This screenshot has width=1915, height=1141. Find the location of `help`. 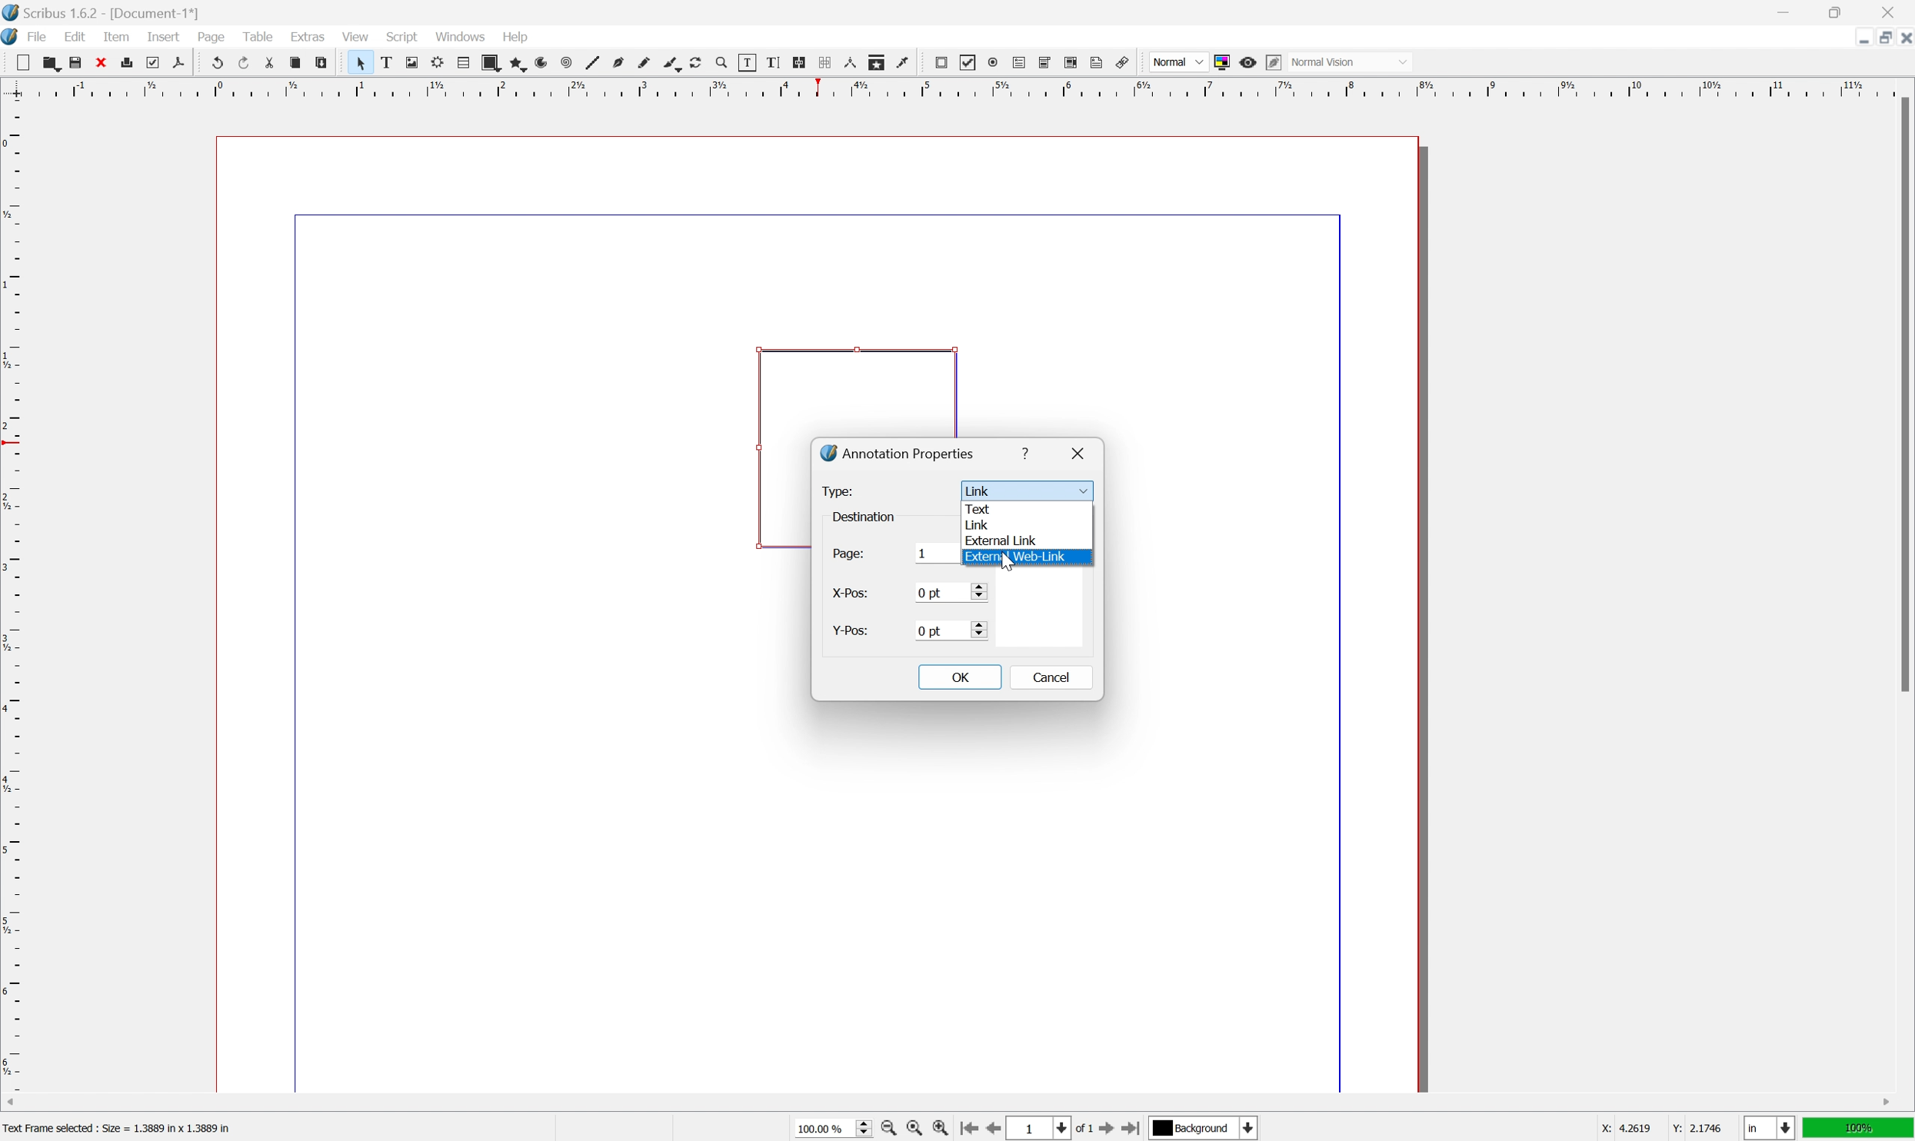

help is located at coordinates (1028, 453).